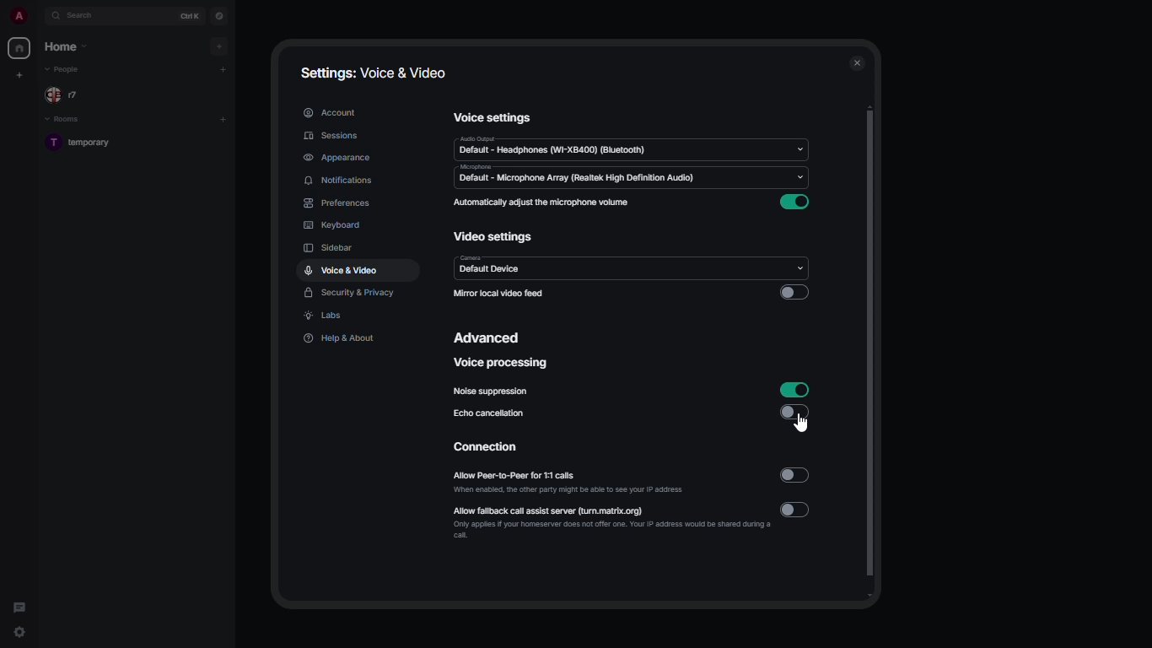  Describe the element at coordinates (496, 117) in the screenshot. I see `voice settings` at that location.